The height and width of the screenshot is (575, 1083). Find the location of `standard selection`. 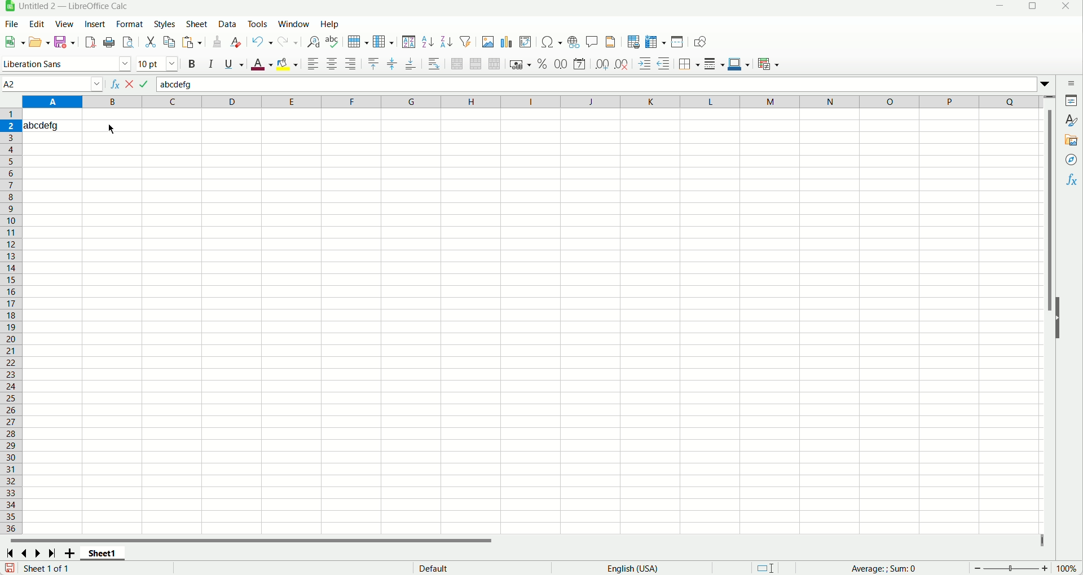

standard selection is located at coordinates (764, 568).